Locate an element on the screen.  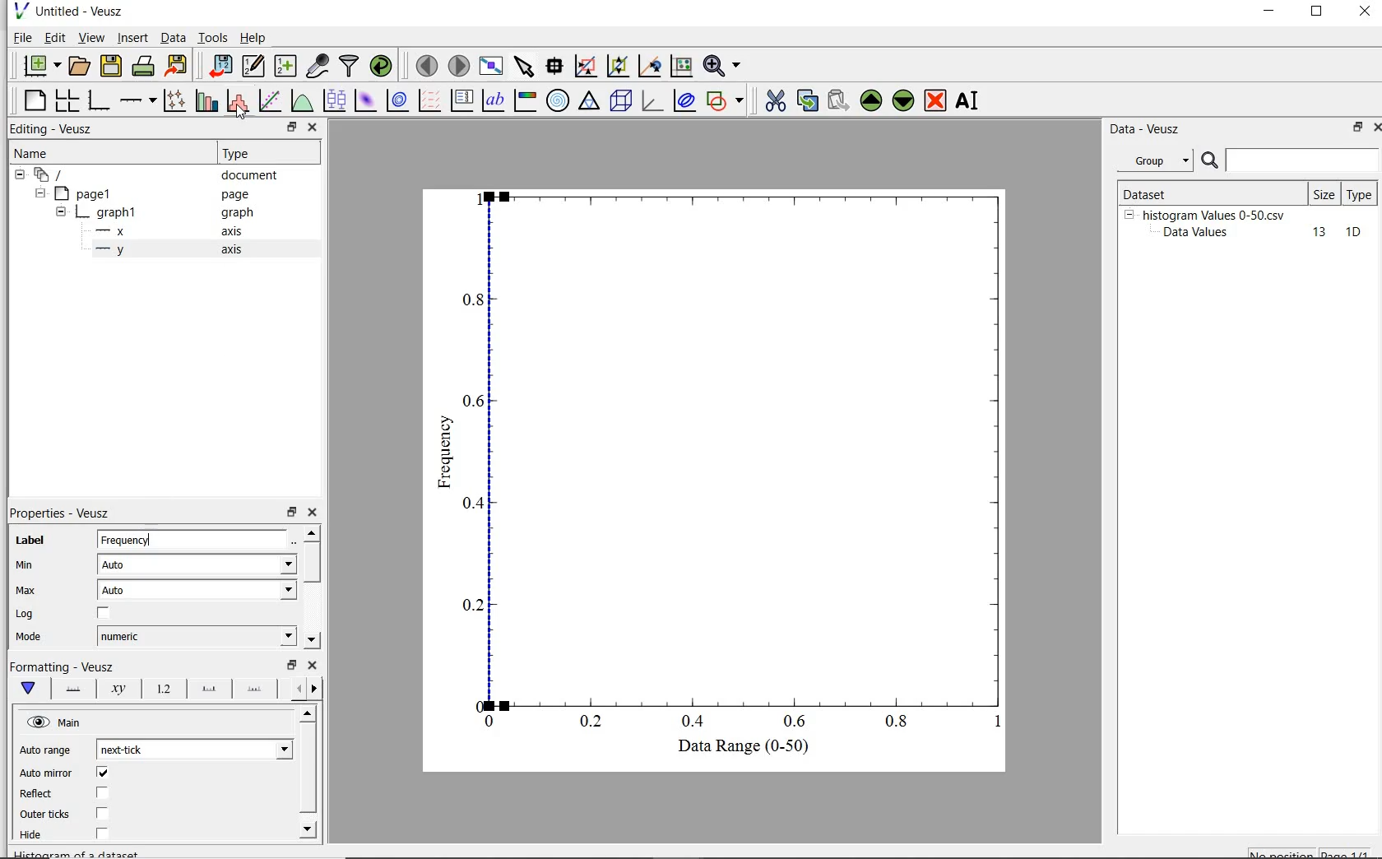
create new datasets using ranges, parametrically or as functions of existing datasets is located at coordinates (288, 64).